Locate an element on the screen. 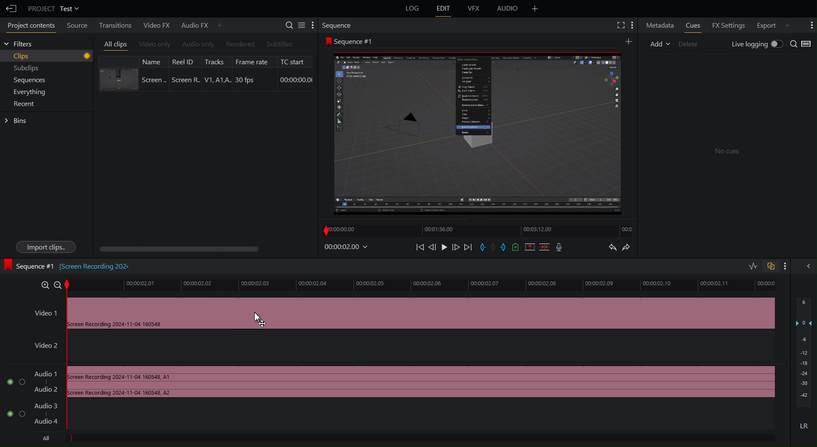  Everything is located at coordinates (25, 92).